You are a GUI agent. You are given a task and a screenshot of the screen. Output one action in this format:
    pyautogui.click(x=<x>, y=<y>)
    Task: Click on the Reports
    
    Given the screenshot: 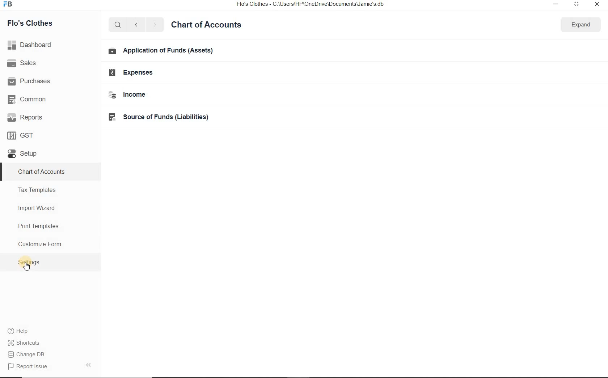 What is the action you would take?
    pyautogui.click(x=27, y=117)
    